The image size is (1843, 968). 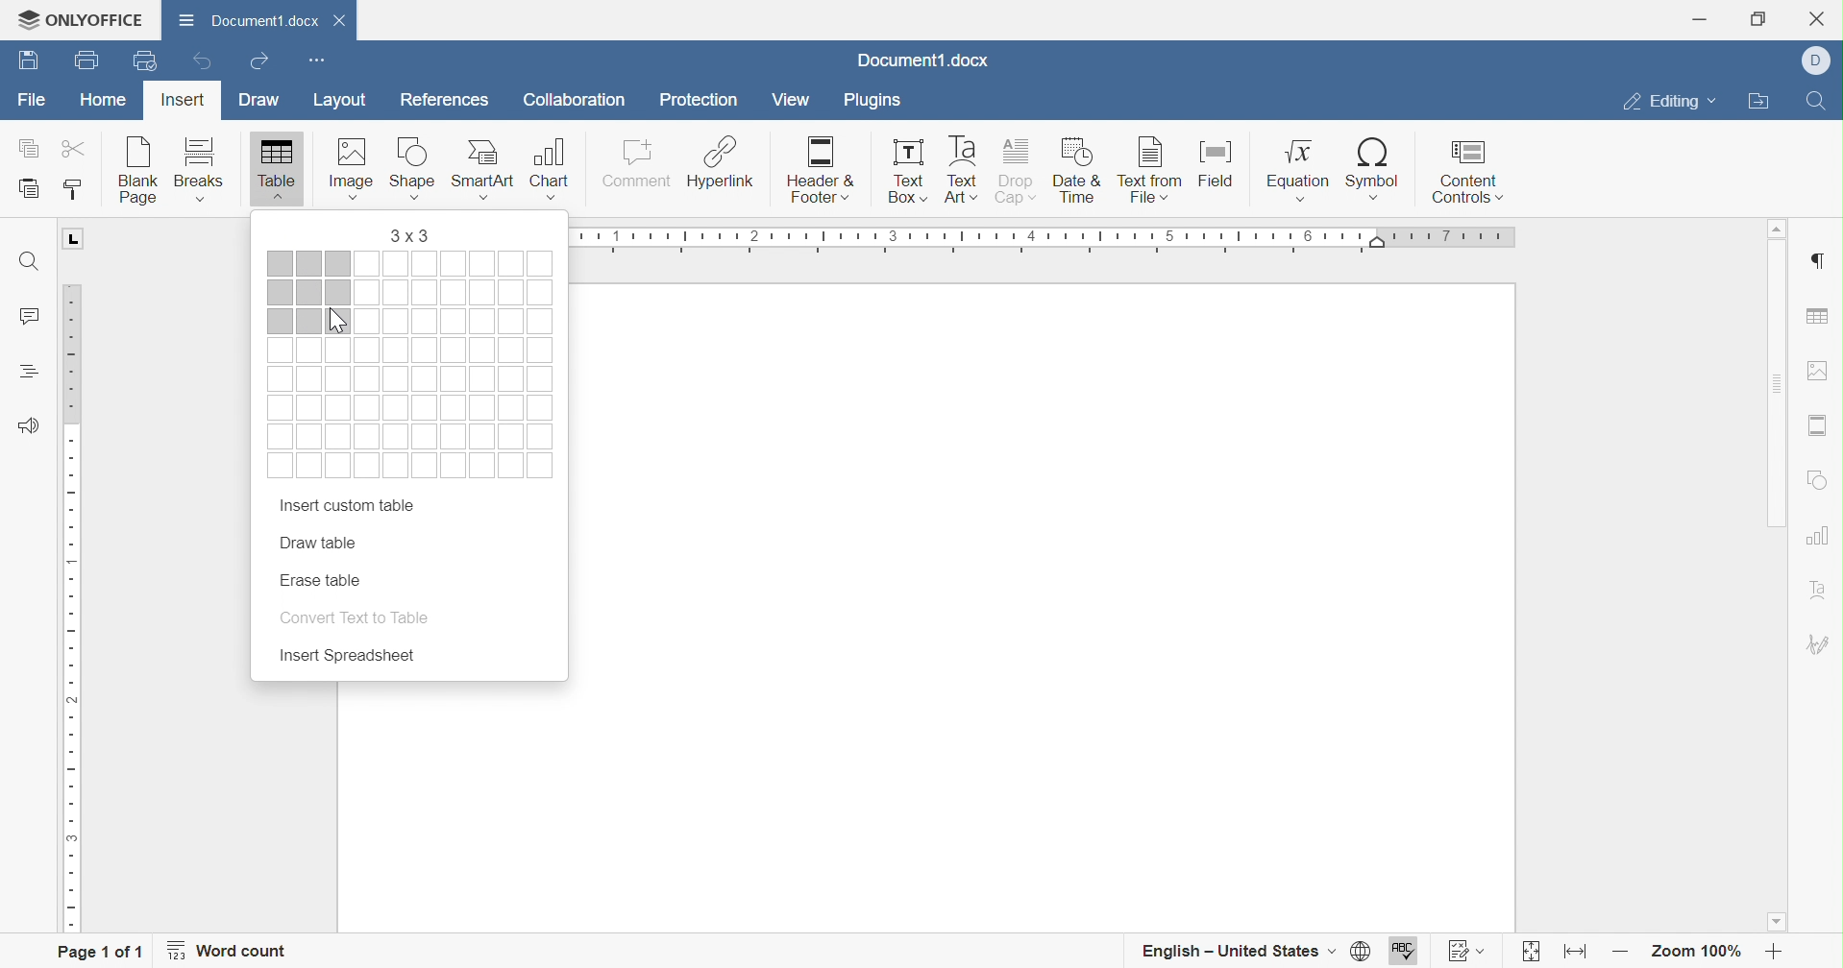 What do you see at coordinates (722, 164) in the screenshot?
I see `Hyperlink` at bounding box center [722, 164].